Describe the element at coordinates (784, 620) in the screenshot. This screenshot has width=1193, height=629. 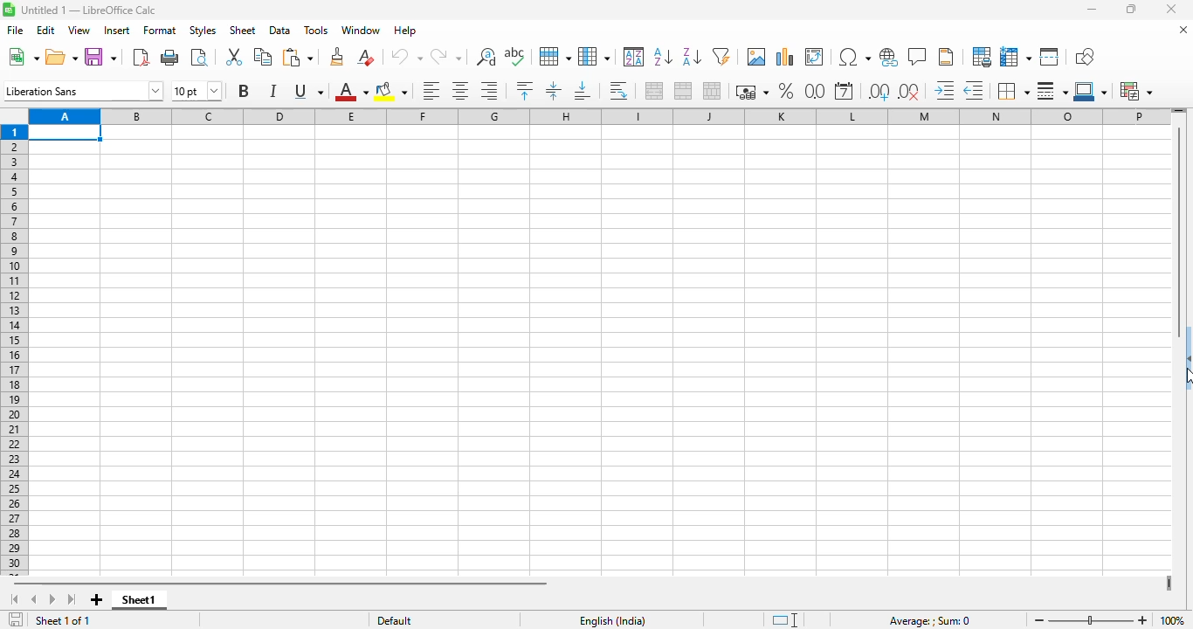
I see `standard selection` at that location.